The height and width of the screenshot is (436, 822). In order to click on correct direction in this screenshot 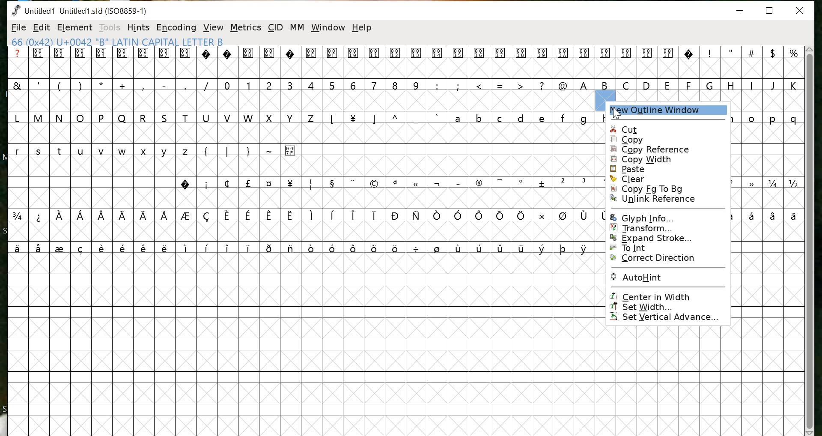, I will do `click(667, 258)`.